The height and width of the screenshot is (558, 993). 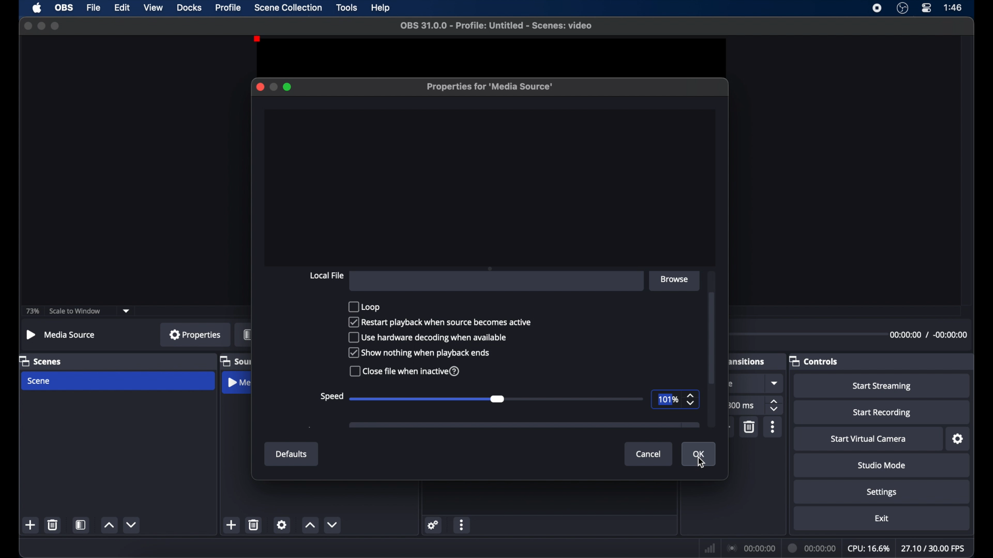 I want to click on cpu, so click(x=869, y=549).